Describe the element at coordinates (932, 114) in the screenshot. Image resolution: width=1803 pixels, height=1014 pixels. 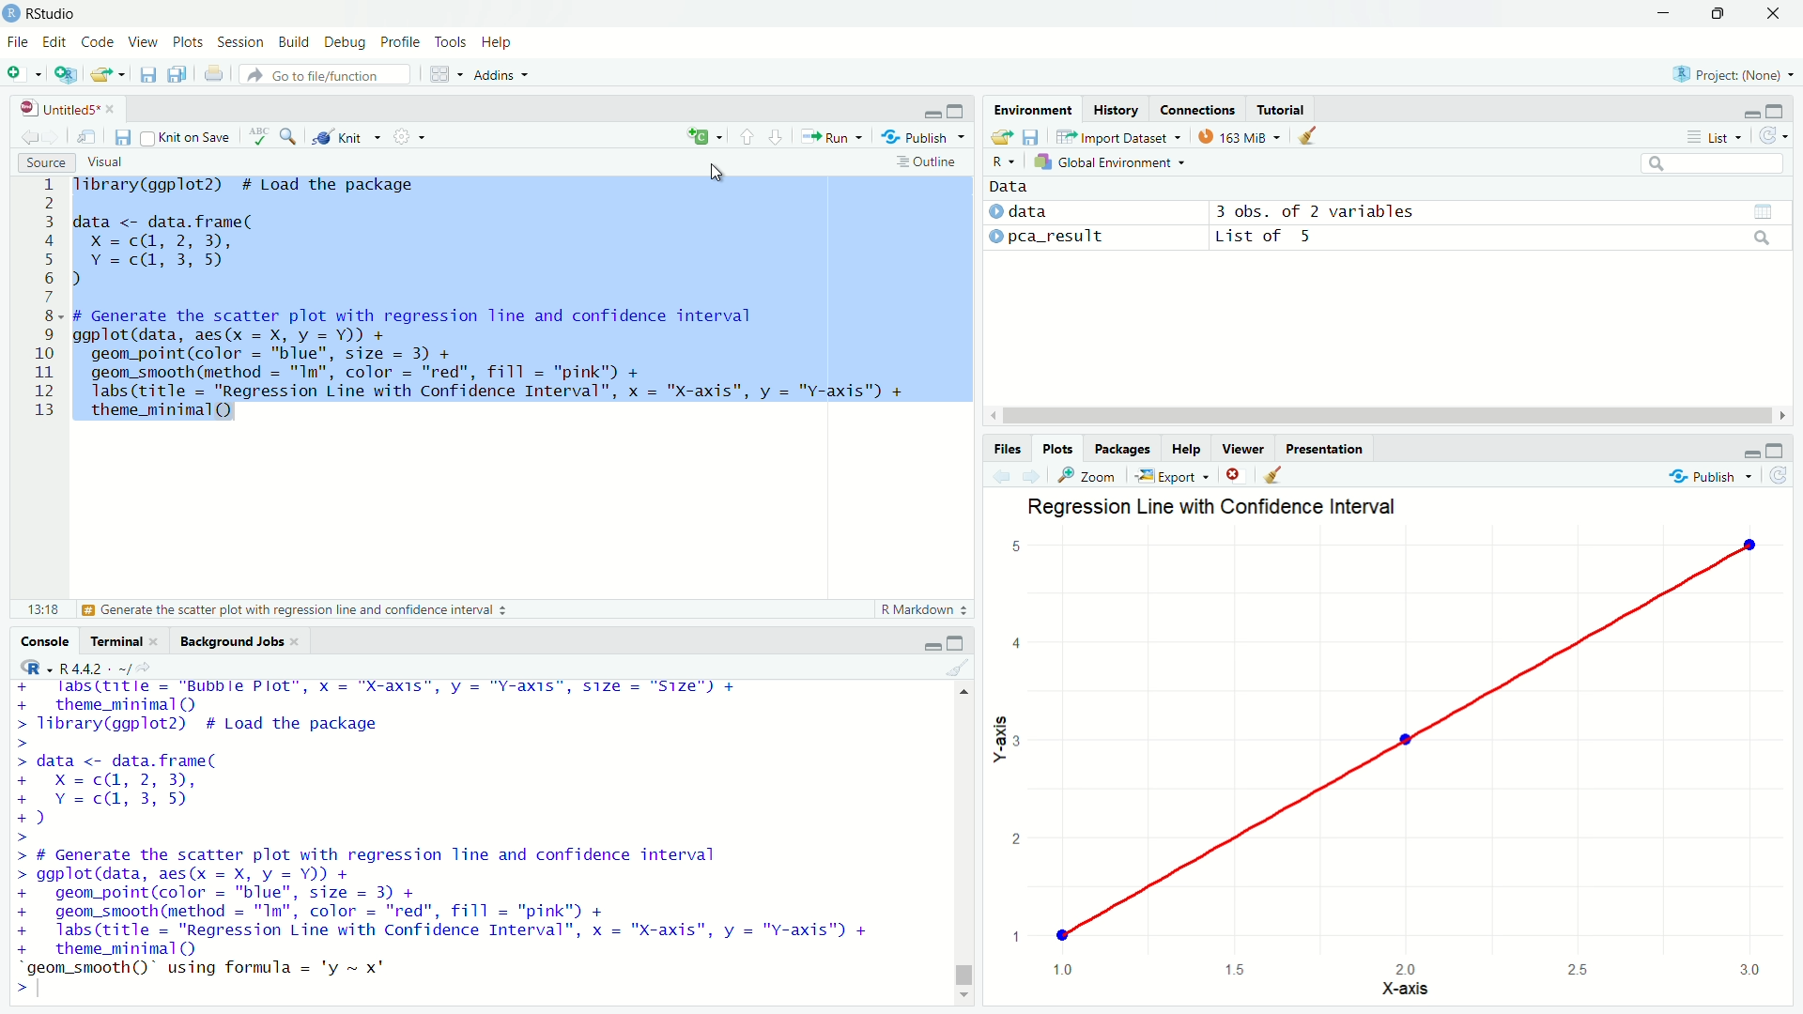
I see `minimize` at that location.